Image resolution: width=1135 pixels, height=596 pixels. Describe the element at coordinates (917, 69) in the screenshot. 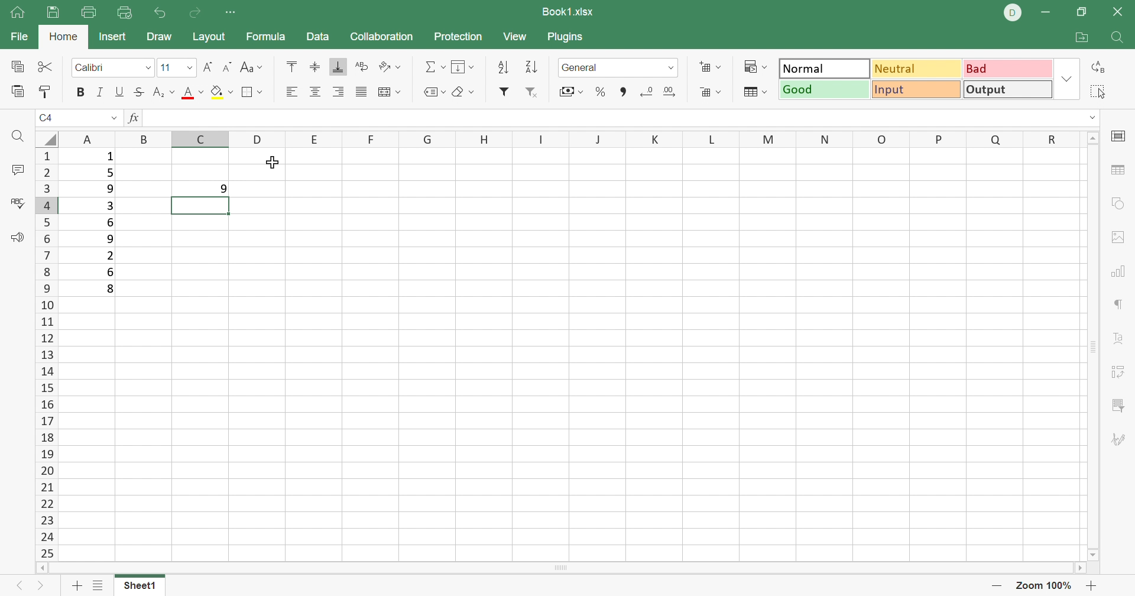

I see `Neutral` at that location.